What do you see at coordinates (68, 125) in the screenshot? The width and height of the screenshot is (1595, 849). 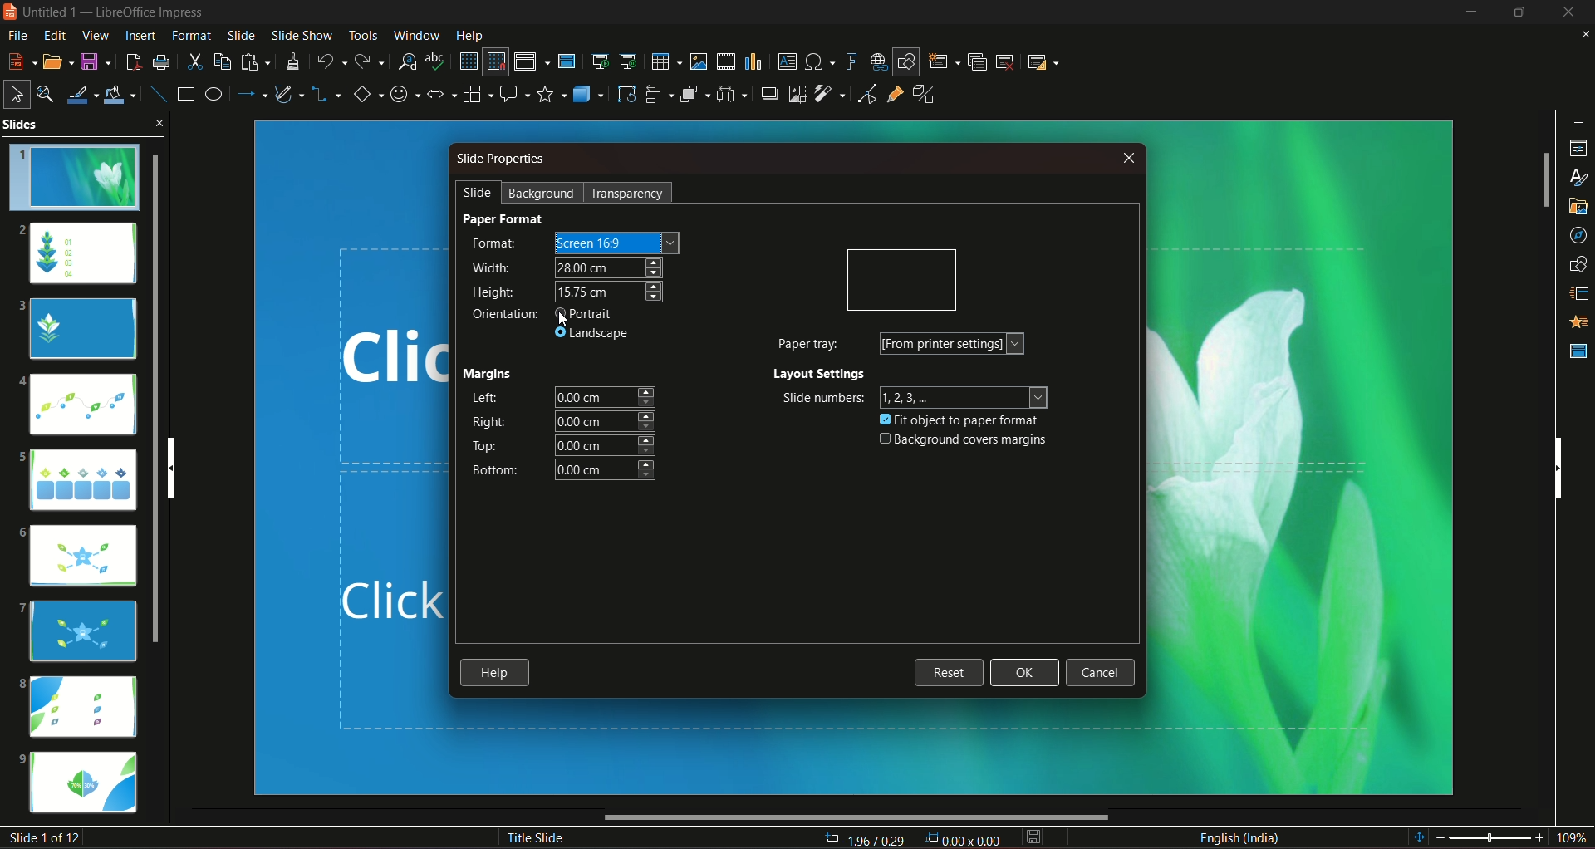 I see `slides` at bounding box center [68, 125].